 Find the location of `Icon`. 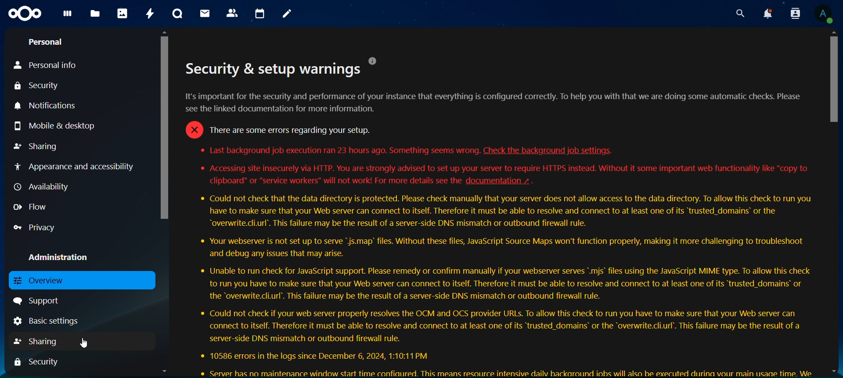

Icon is located at coordinates (23, 14).